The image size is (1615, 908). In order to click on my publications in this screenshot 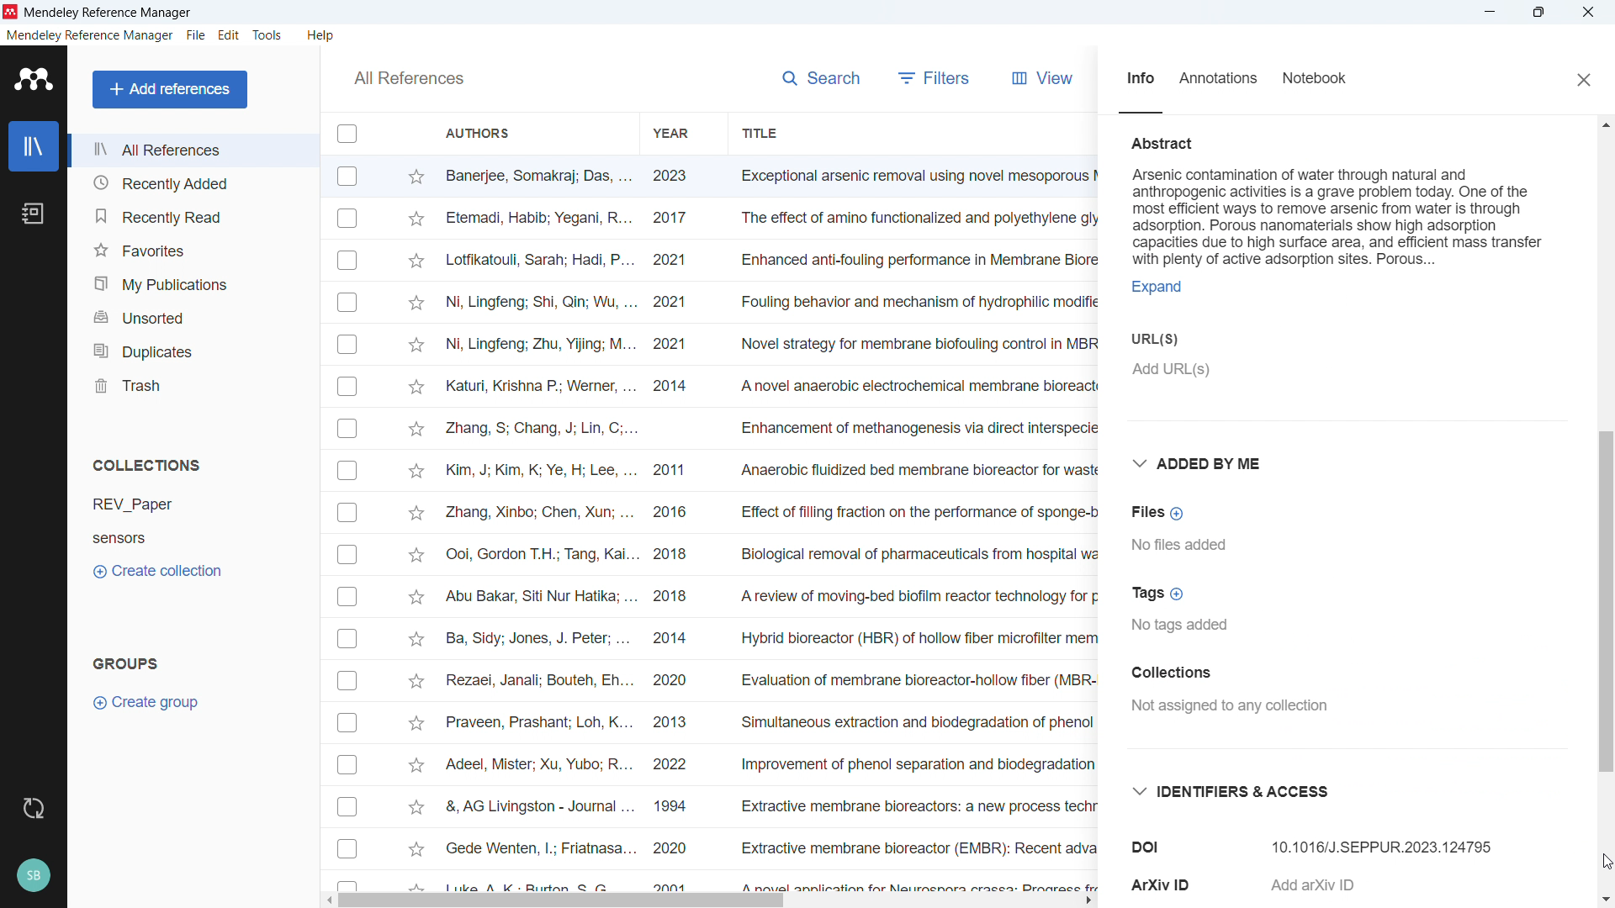, I will do `click(193, 281)`.